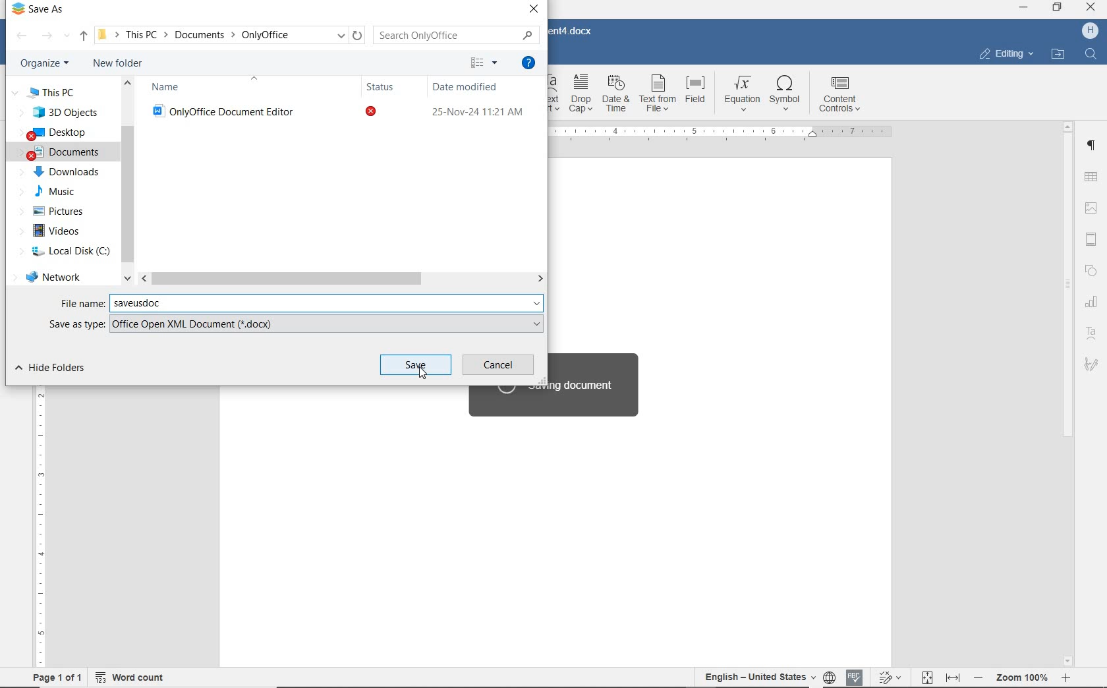 This screenshot has width=1107, height=688. What do you see at coordinates (378, 114) in the screenshot?
I see `status` at bounding box center [378, 114].